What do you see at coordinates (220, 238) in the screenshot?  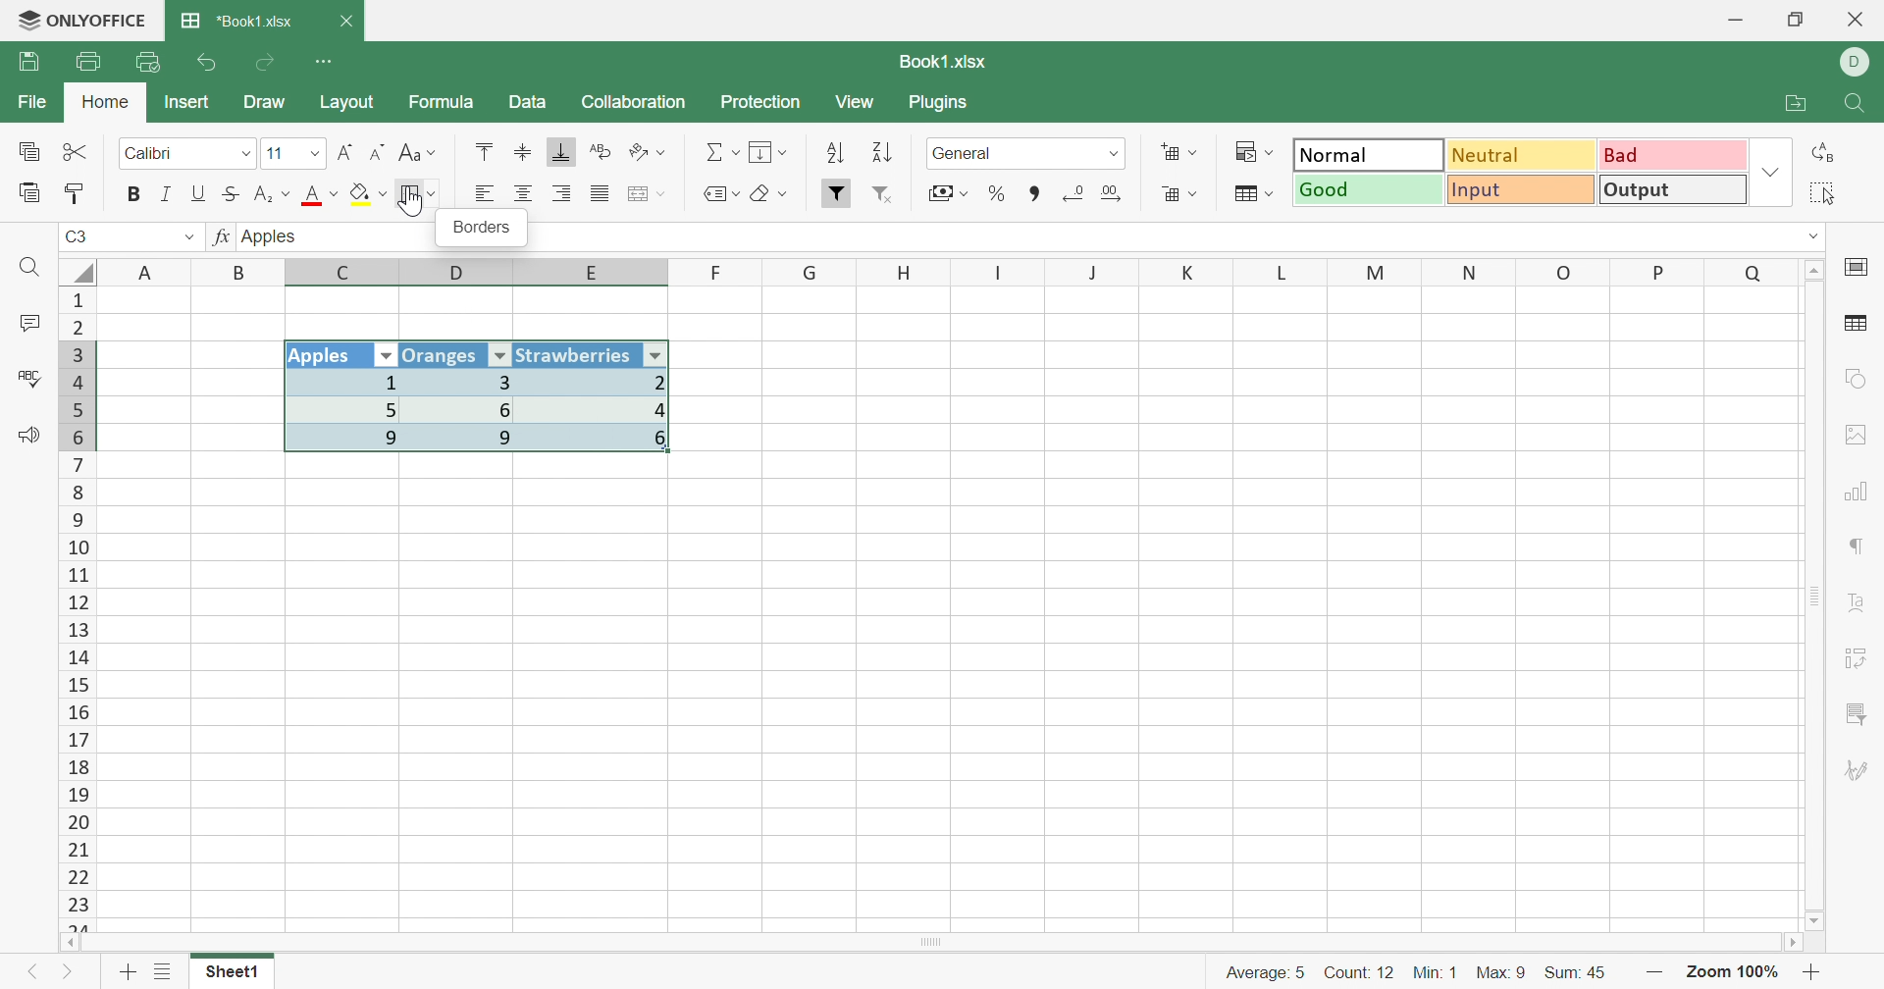 I see `fx` at bounding box center [220, 238].